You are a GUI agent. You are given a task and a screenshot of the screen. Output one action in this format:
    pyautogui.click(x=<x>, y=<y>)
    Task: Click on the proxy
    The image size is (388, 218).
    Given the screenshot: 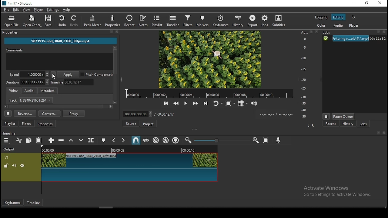 What is the action you would take?
    pyautogui.click(x=74, y=114)
    